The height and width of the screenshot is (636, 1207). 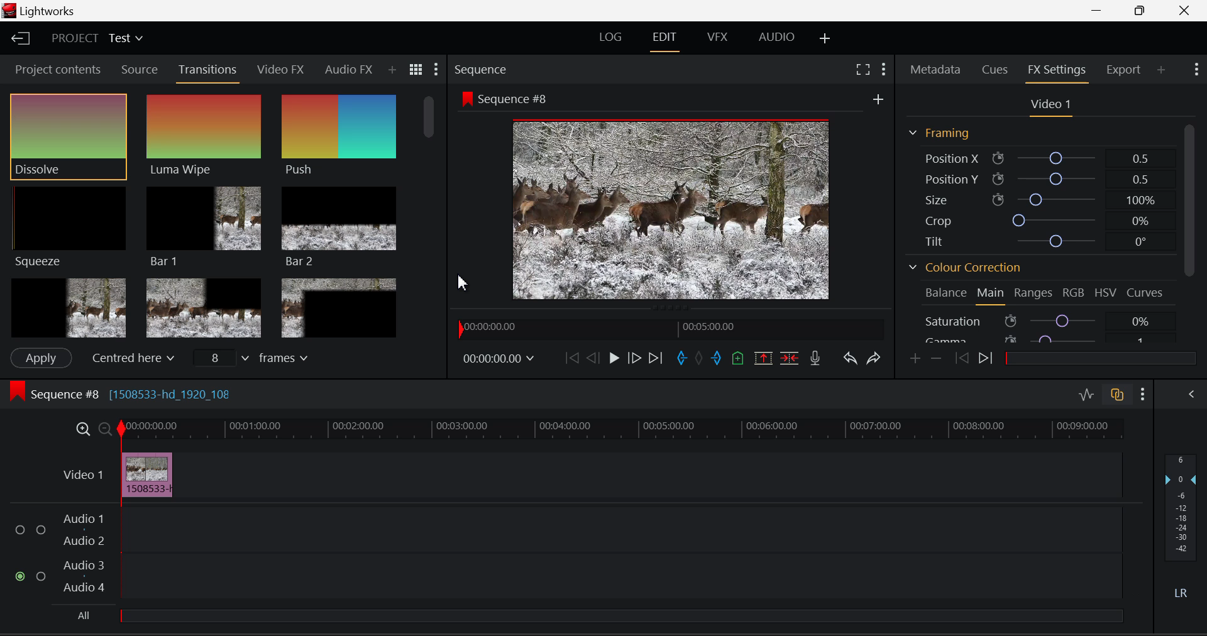 What do you see at coordinates (1142, 11) in the screenshot?
I see `Minimize` at bounding box center [1142, 11].